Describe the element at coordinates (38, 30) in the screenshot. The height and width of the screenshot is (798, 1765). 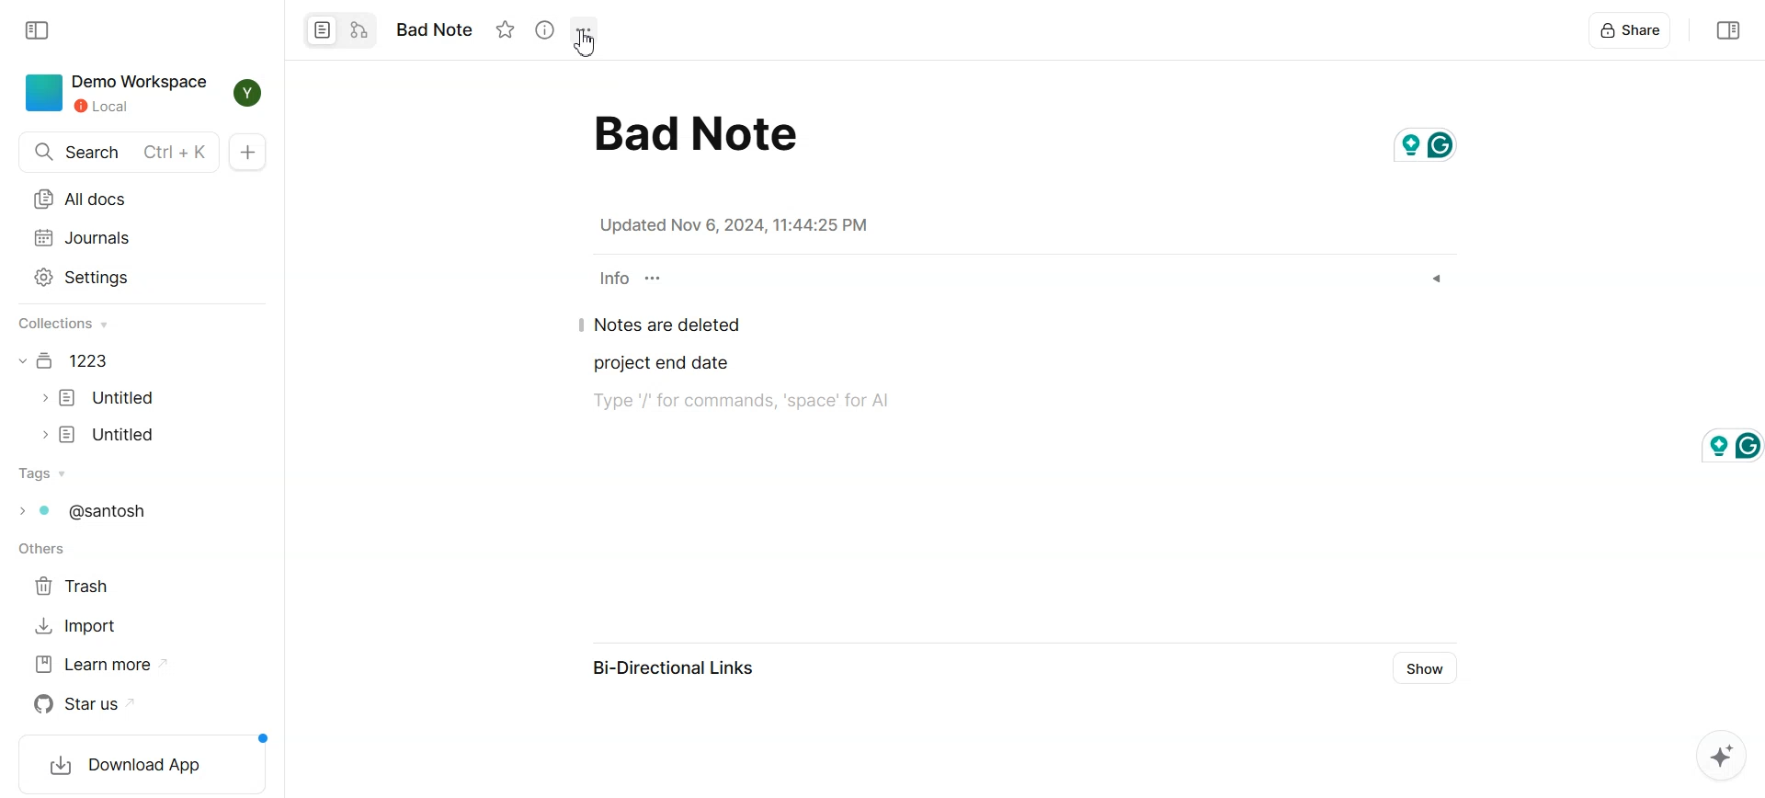
I see `Collapse sidebar` at that location.